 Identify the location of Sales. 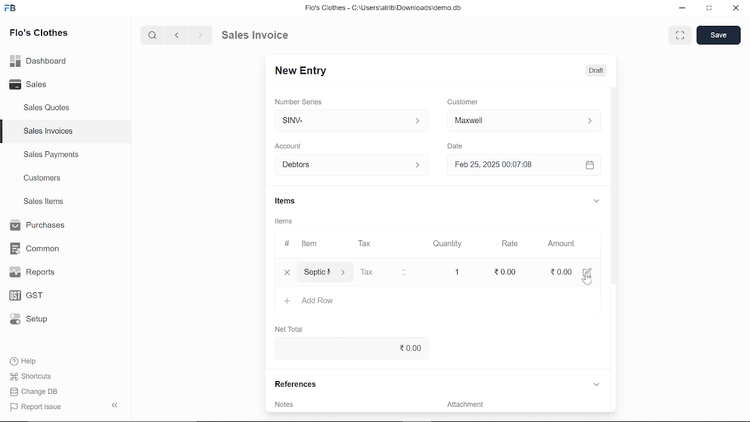
(33, 83).